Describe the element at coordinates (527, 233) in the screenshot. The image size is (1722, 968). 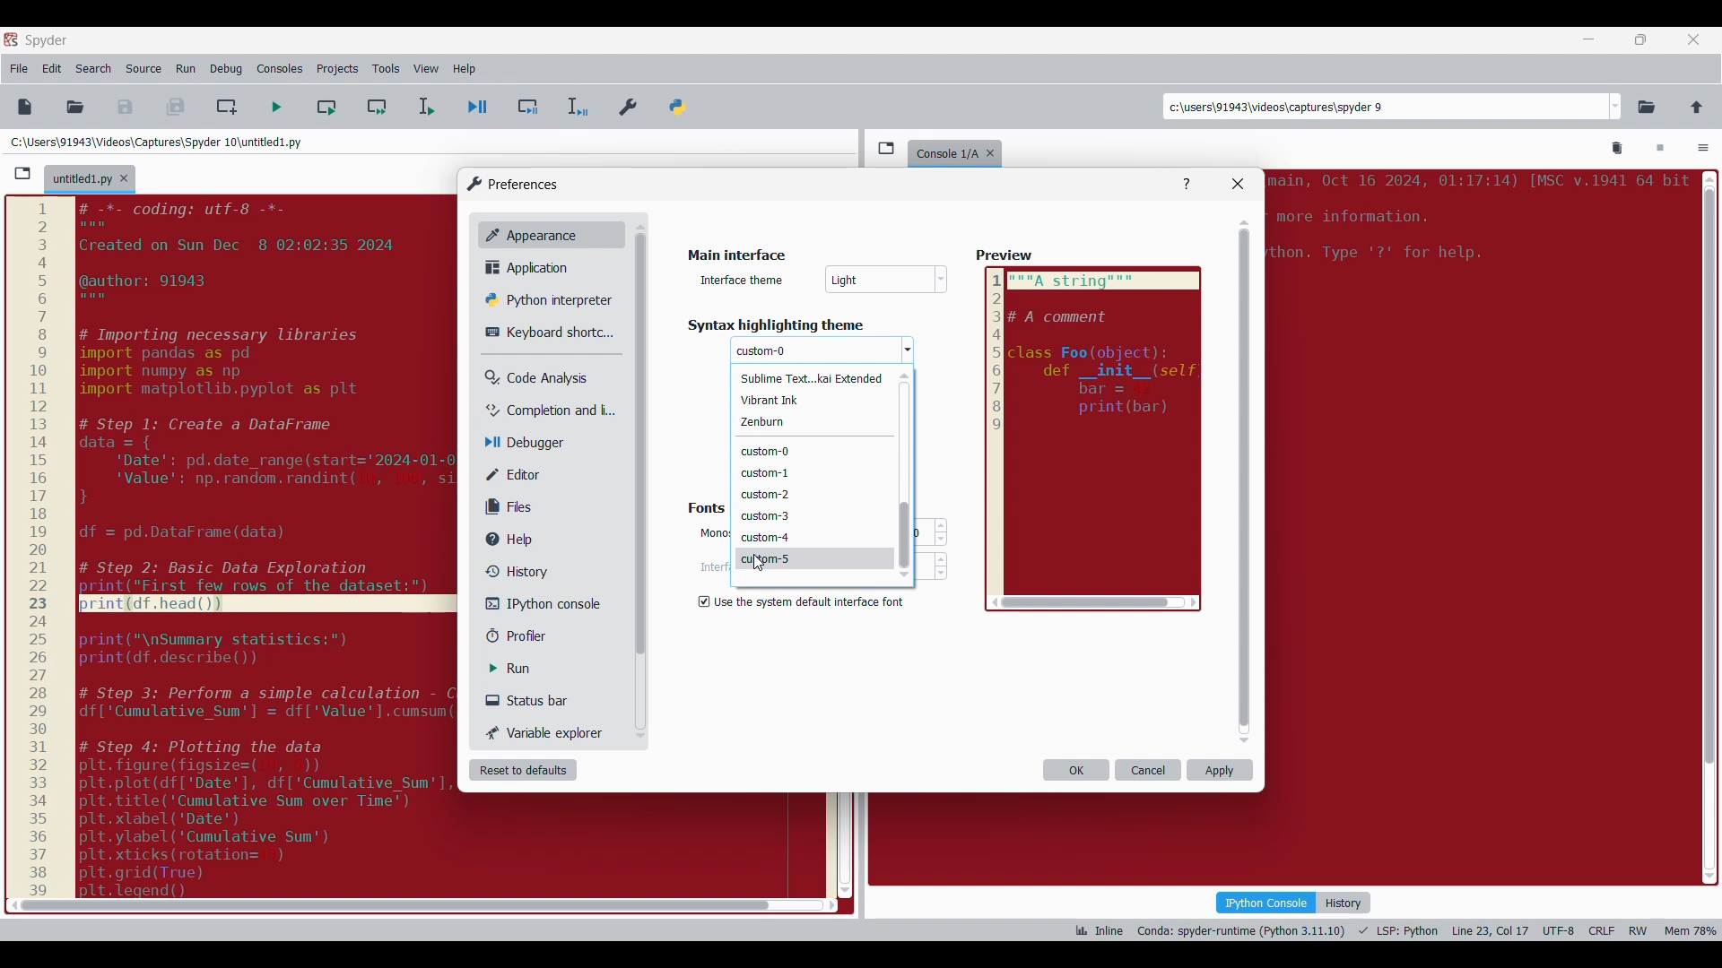
I see `Appearance, current selection highlighted` at that location.